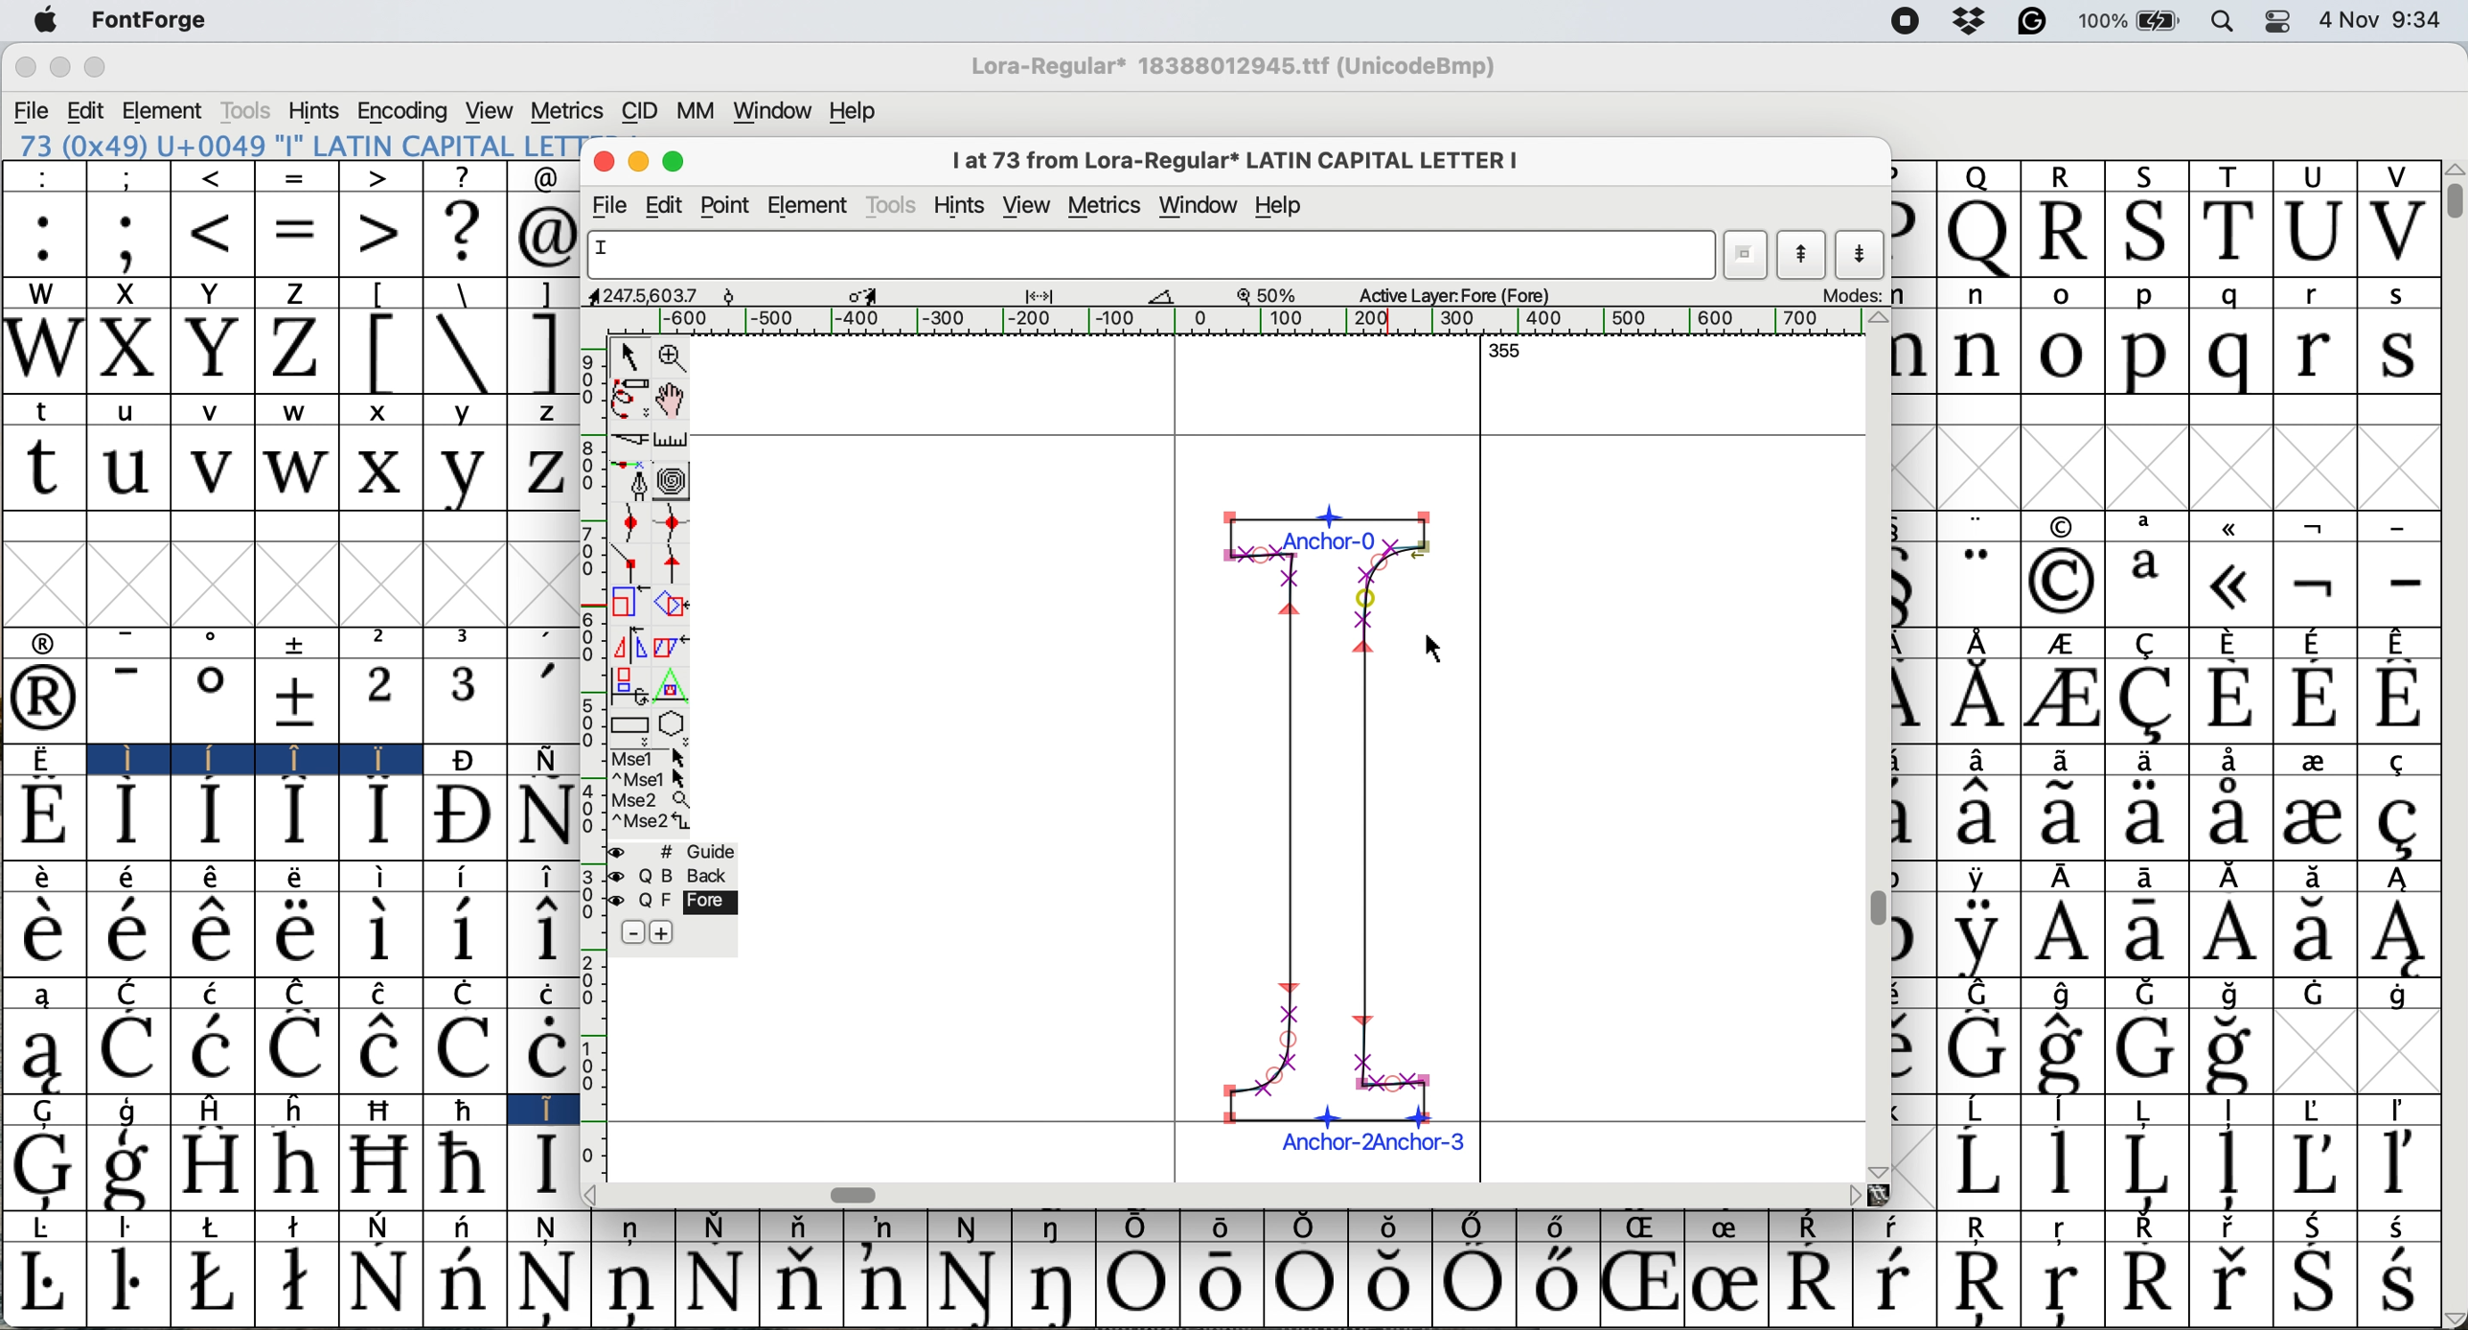  Describe the element at coordinates (465, 877) in the screenshot. I see `Symbol` at that location.